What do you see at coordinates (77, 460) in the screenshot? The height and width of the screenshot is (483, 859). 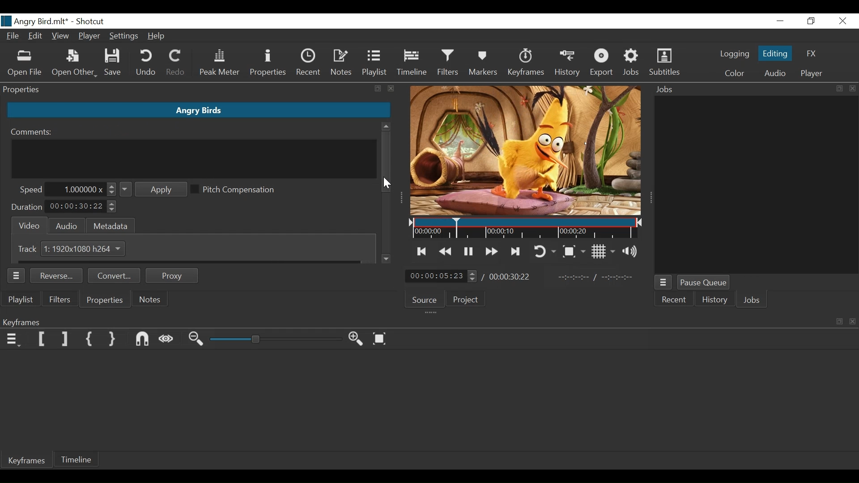 I see `Timeline` at bounding box center [77, 460].